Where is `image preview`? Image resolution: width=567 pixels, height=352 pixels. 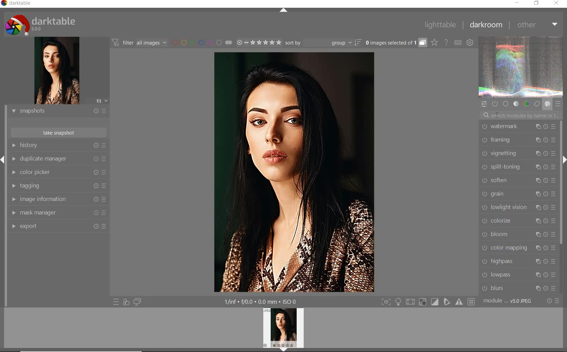
image preview is located at coordinates (54, 70).